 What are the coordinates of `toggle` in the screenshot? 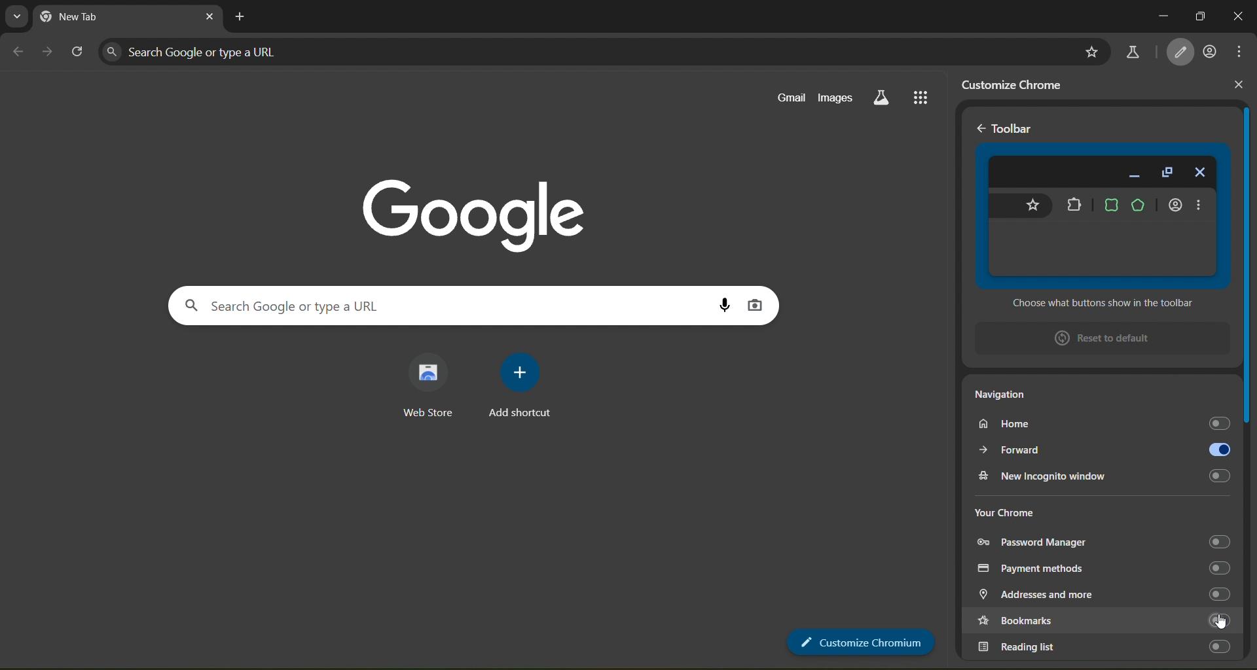 It's located at (1217, 621).